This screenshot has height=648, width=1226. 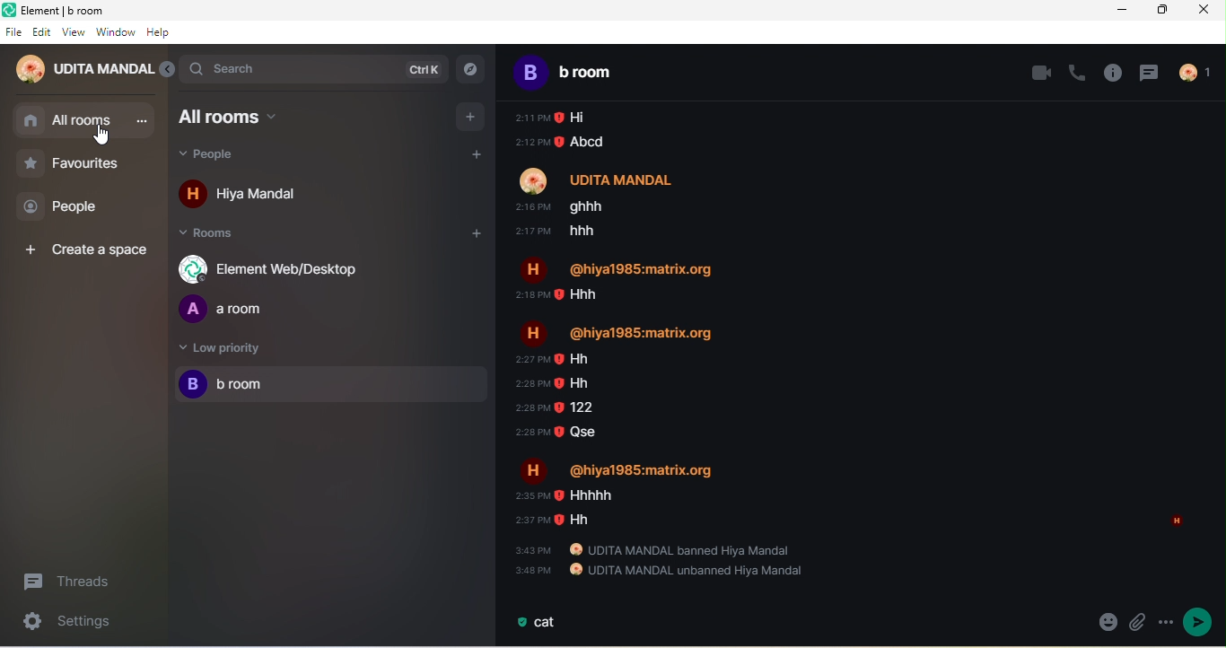 What do you see at coordinates (1209, 13) in the screenshot?
I see `close` at bounding box center [1209, 13].